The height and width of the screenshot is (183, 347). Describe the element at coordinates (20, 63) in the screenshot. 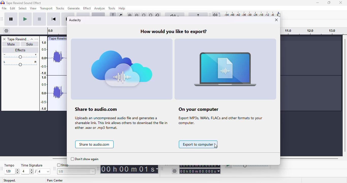

I see `pan: center` at that location.